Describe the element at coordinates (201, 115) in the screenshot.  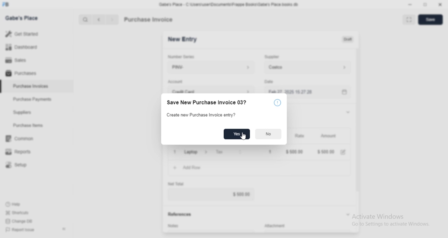
I see `Create new Purchase Invoice entry?` at that location.